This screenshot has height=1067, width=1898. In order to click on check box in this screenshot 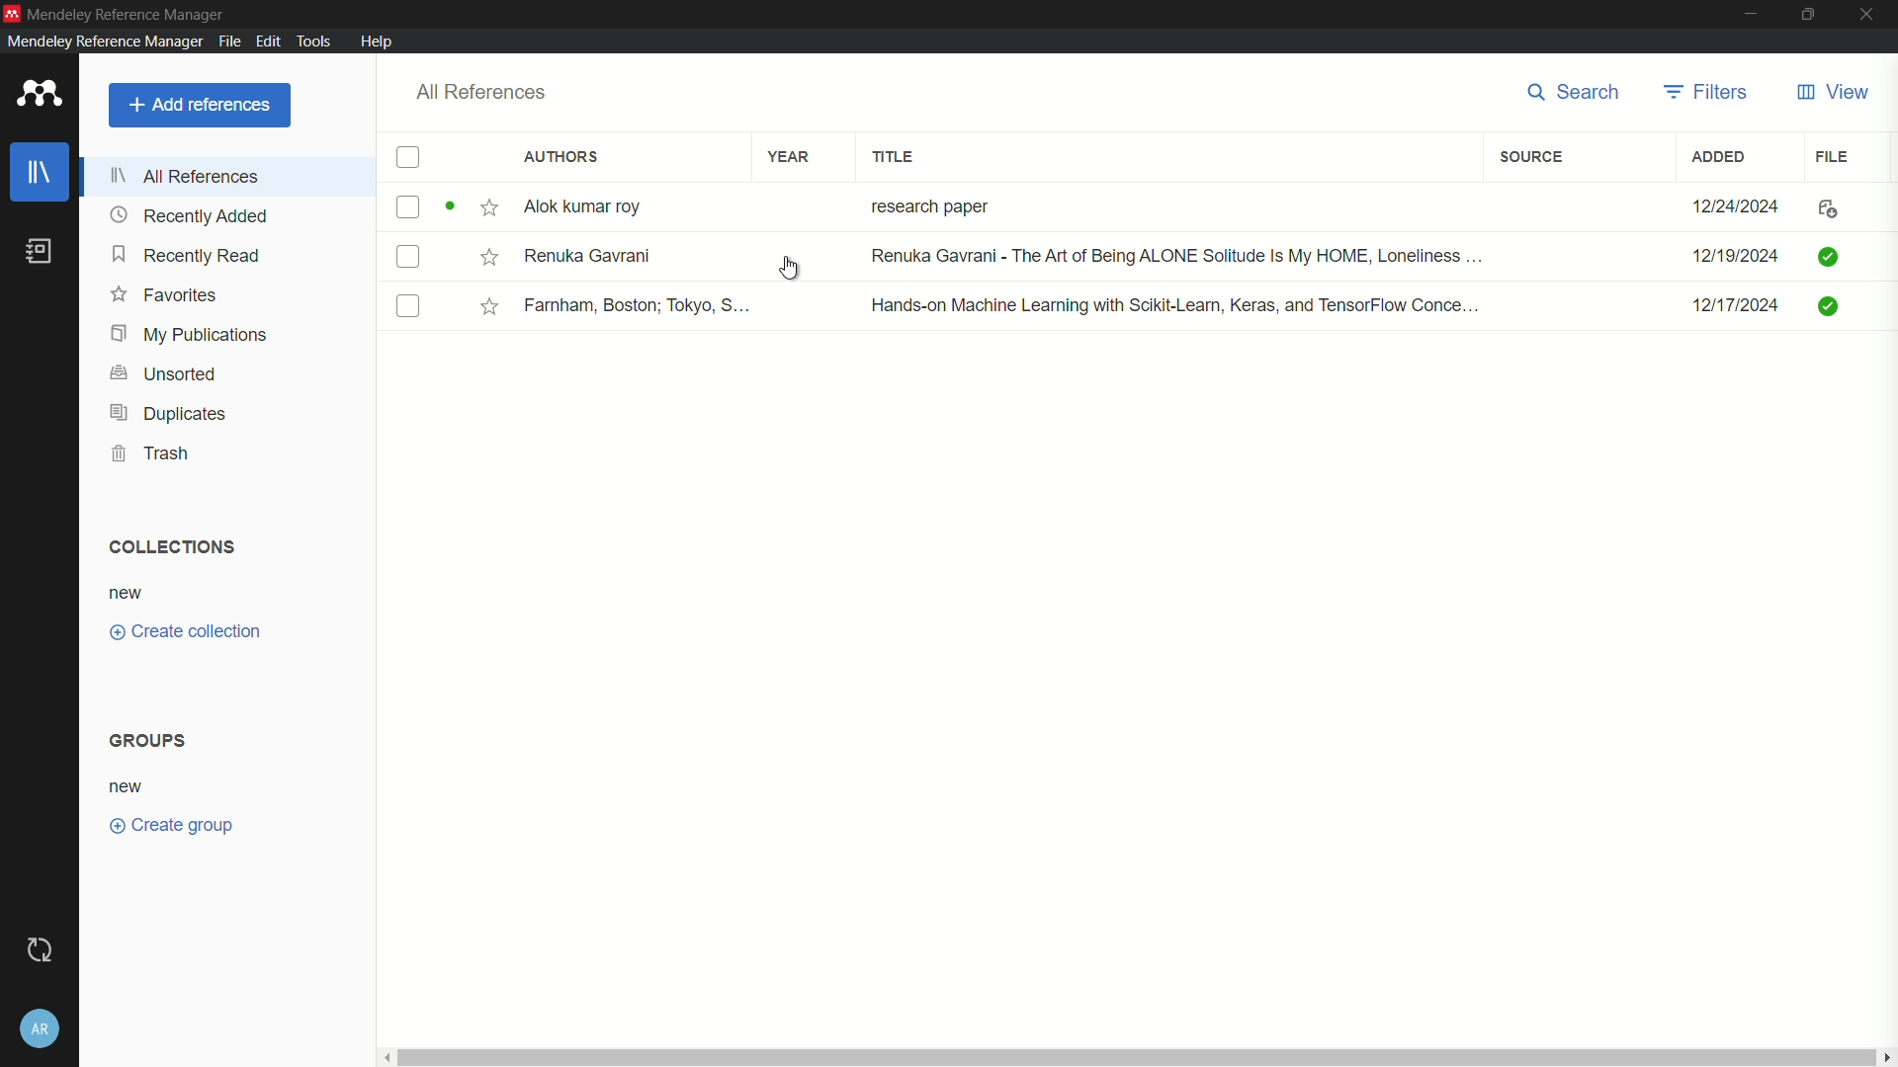, I will do `click(410, 158)`.